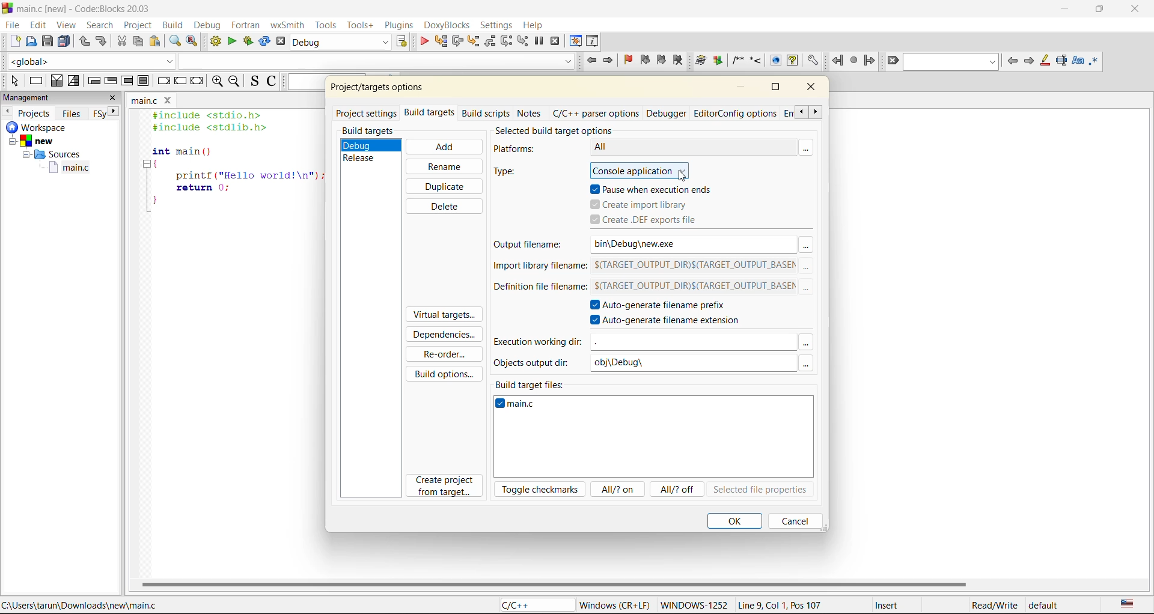  I want to click on , so click(99, 114).